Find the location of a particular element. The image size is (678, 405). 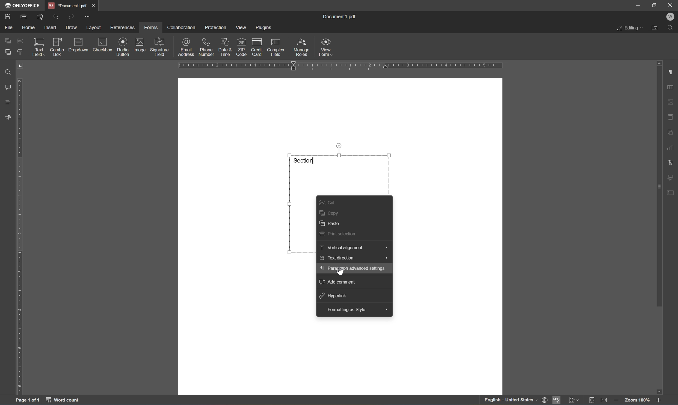

checkbox is located at coordinates (103, 45).